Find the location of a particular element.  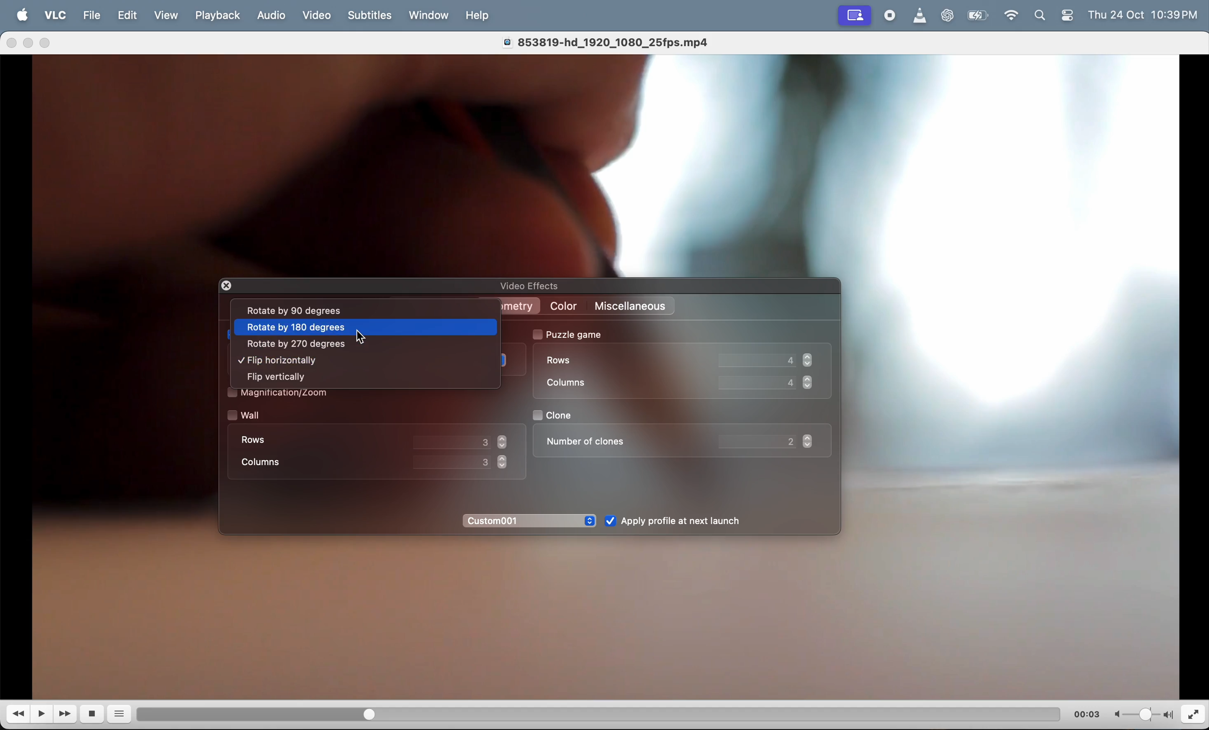

check box is located at coordinates (228, 415).